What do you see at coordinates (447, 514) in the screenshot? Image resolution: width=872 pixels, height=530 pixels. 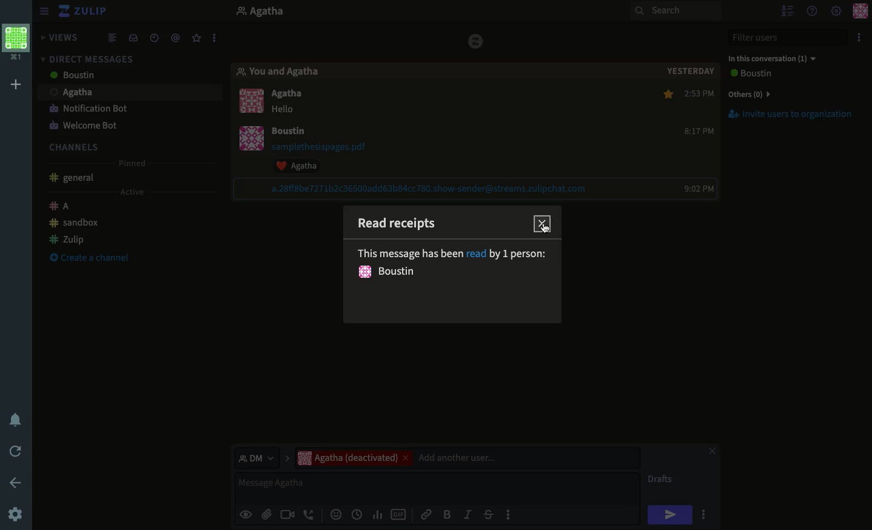 I see `Bold` at bounding box center [447, 514].